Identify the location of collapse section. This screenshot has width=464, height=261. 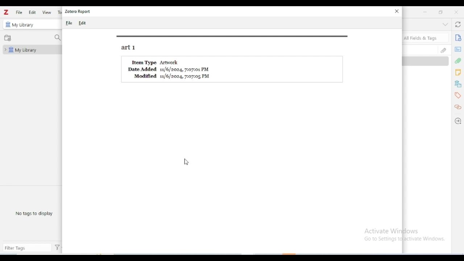
(445, 24).